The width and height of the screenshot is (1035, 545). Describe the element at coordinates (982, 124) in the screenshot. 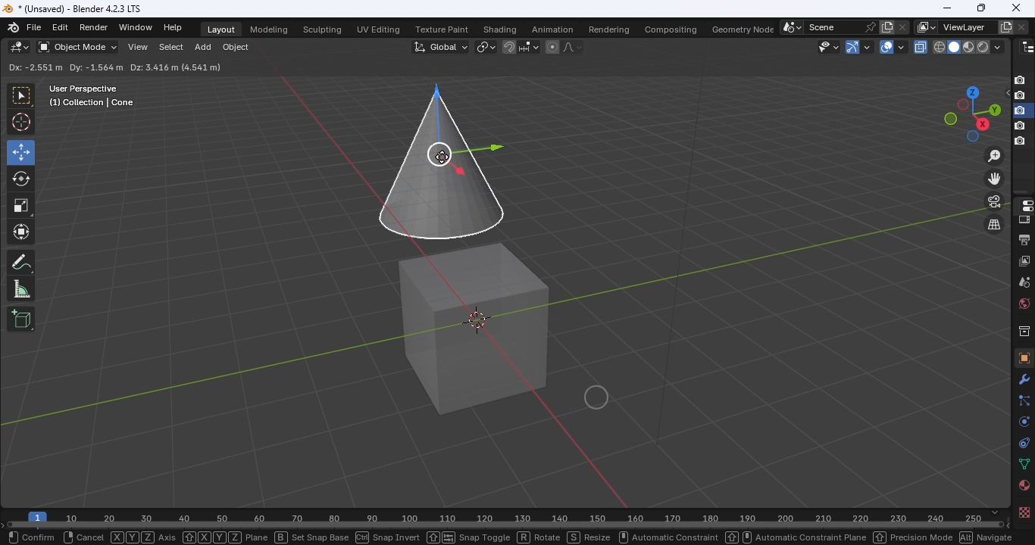

I see `Rotate the view` at that location.